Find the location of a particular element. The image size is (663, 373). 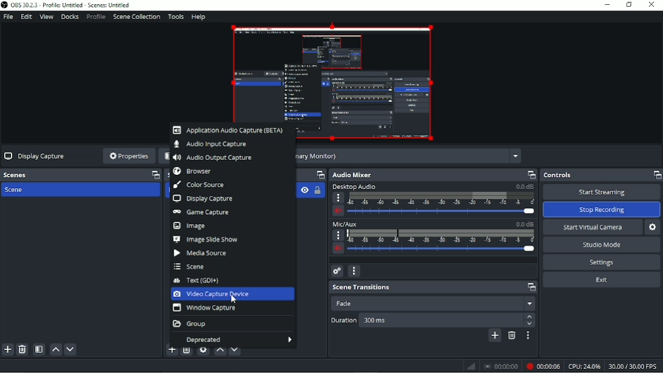

Move scene down is located at coordinates (70, 351).